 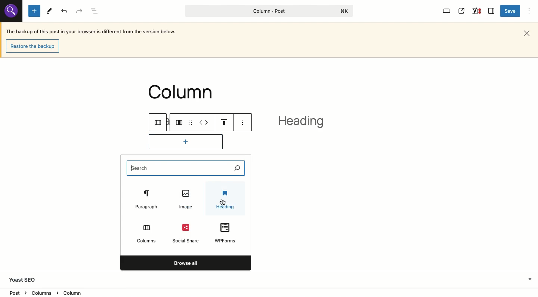 What do you see at coordinates (225, 200) in the screenshot?
I see `Heading` at bounding box center [225, 200].